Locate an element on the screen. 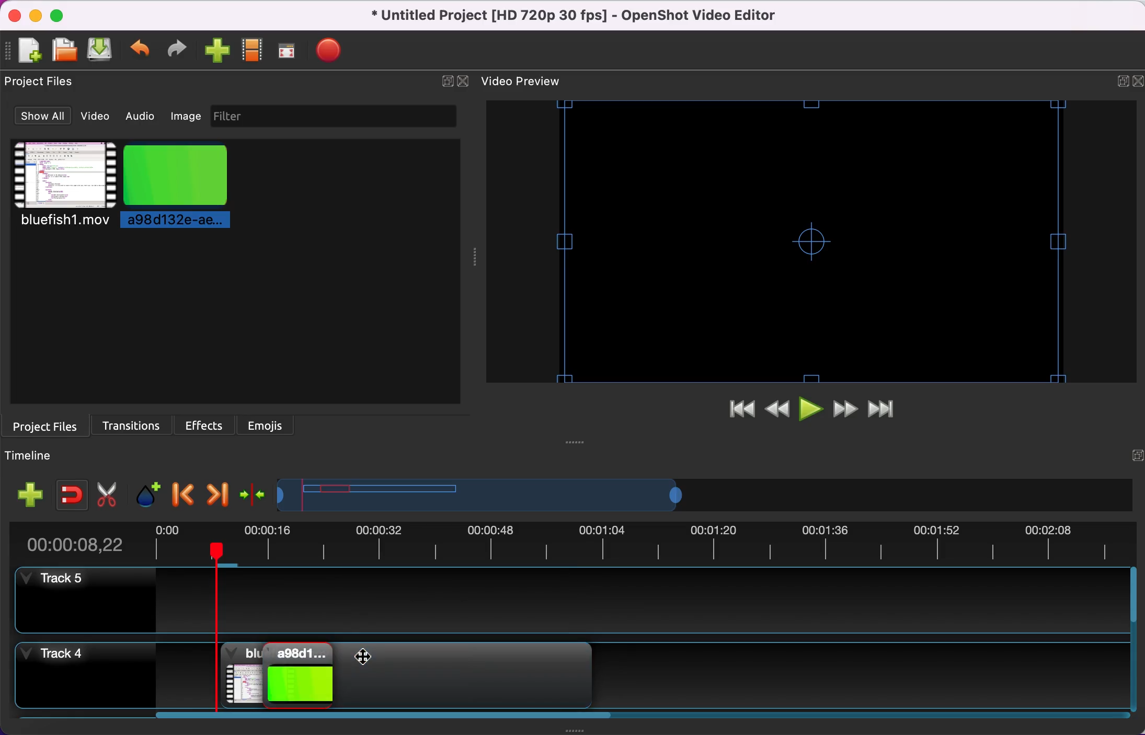  video is located at coordinates (98, 118).